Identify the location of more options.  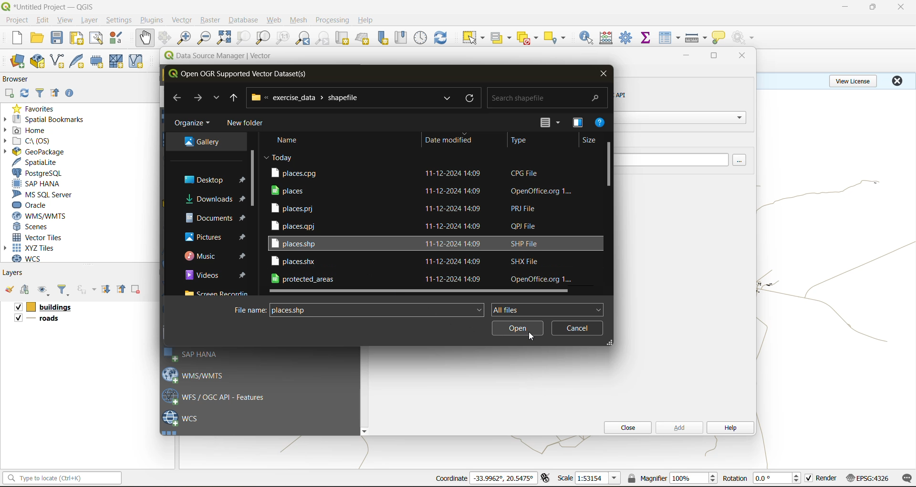
(552, 123).